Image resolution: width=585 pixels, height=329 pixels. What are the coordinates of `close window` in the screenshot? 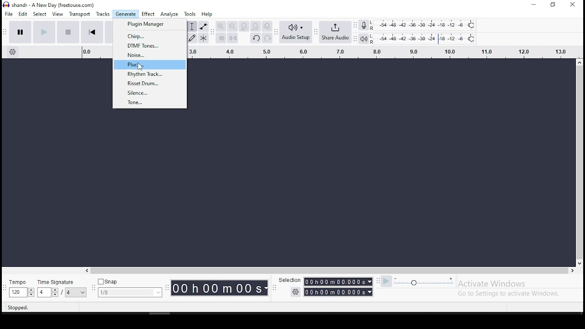 It's located at (572, 5).